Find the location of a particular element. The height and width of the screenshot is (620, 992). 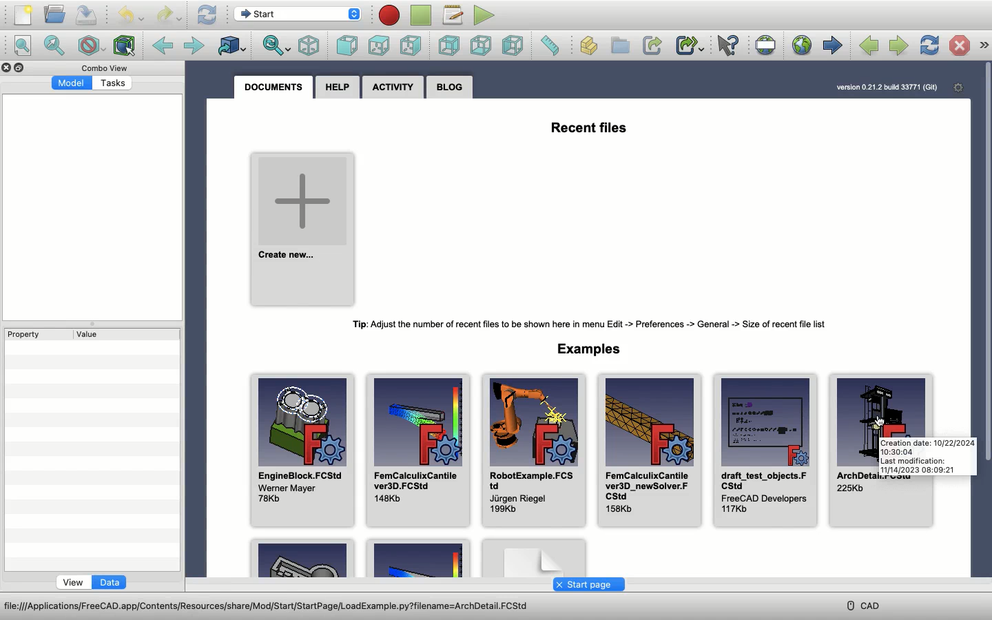

CAD menu is located at coordinates (865, 604).